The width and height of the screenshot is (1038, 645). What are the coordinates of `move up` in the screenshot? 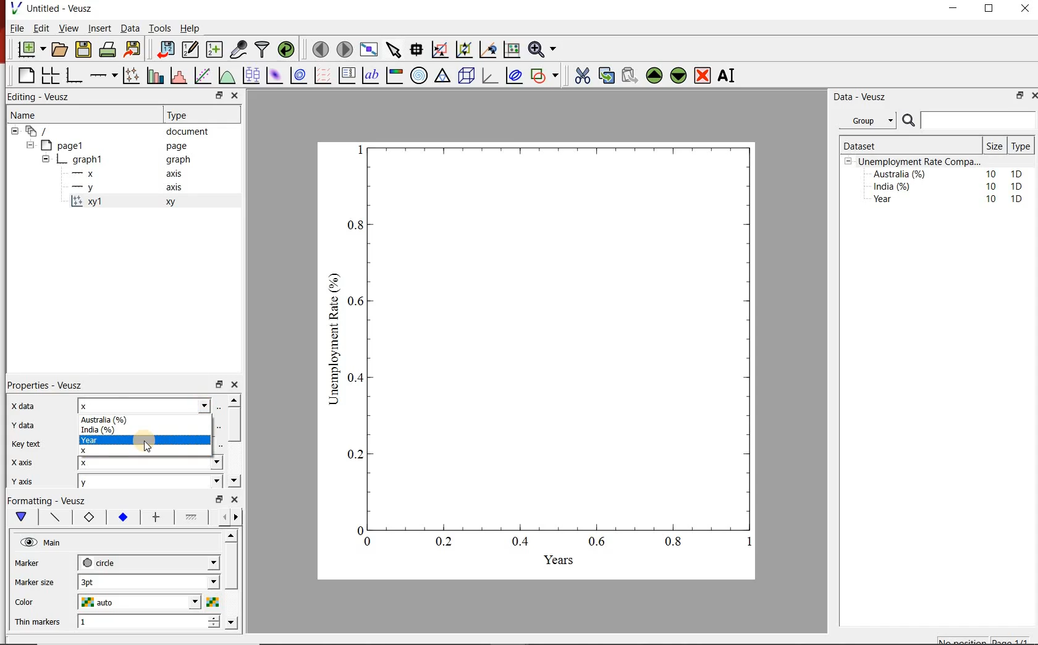 It's located at (232, 536).